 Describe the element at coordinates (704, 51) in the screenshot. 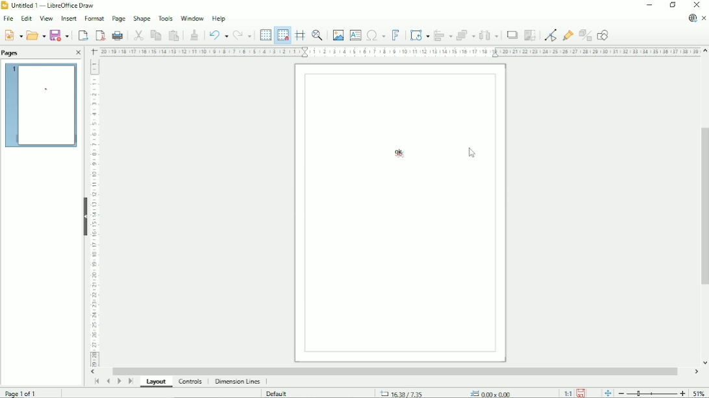

I see `Vertical scroll button` at that location.